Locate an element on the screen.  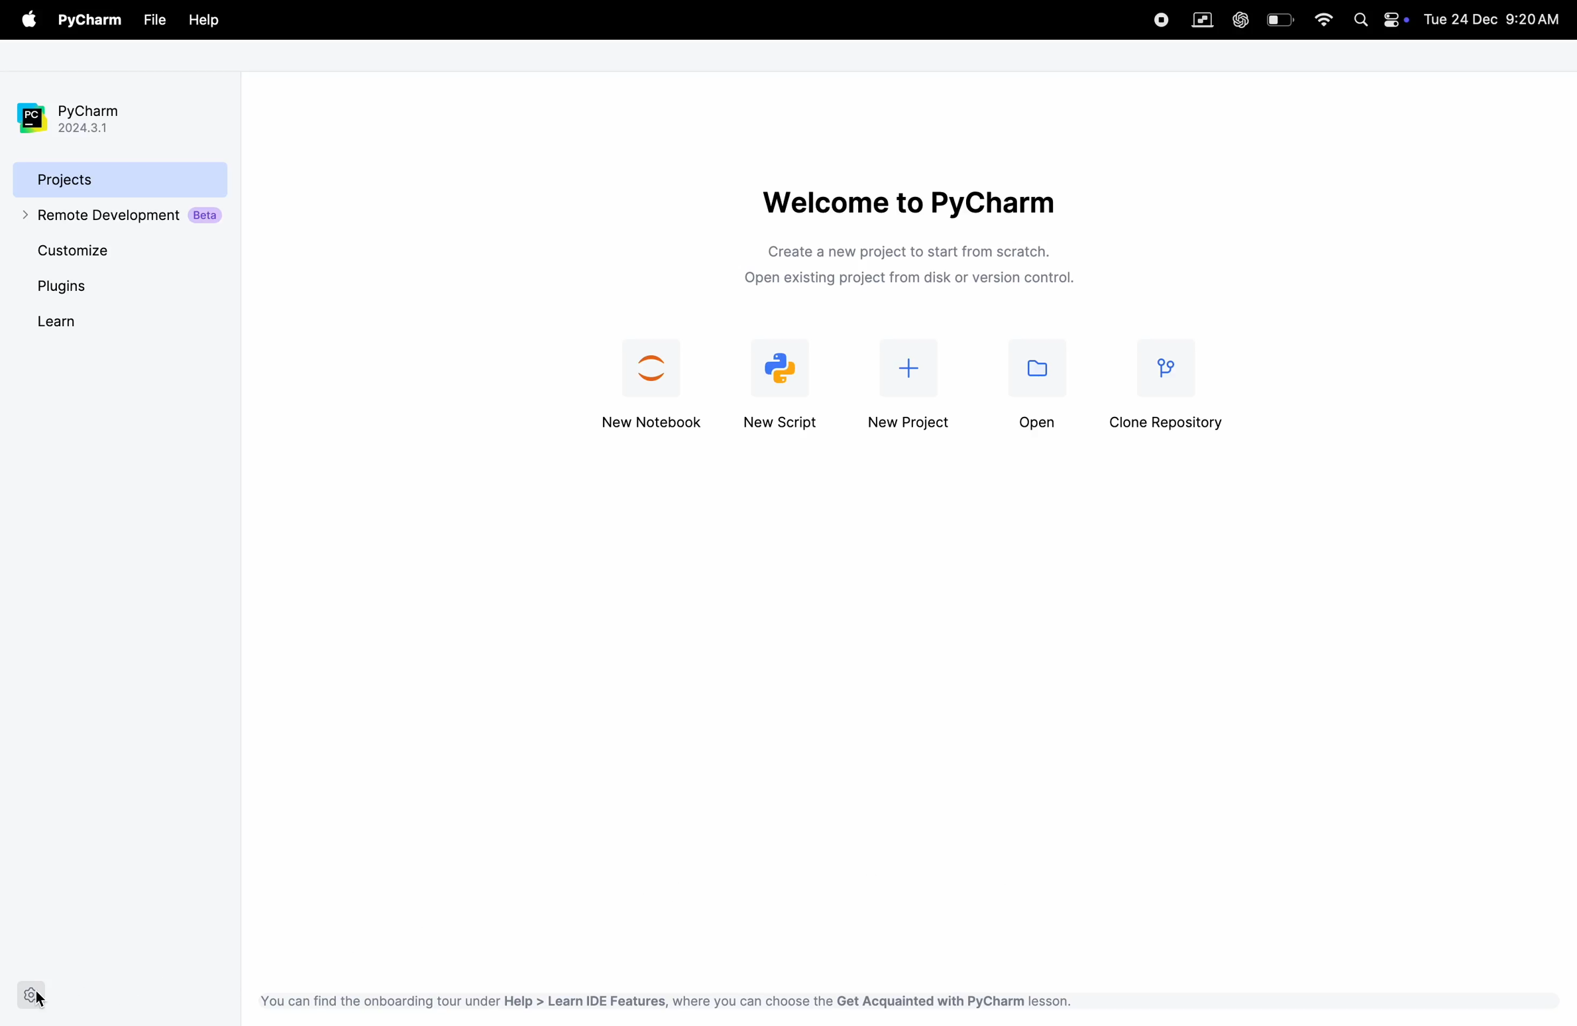
learn is located at coordinates (76, 321).